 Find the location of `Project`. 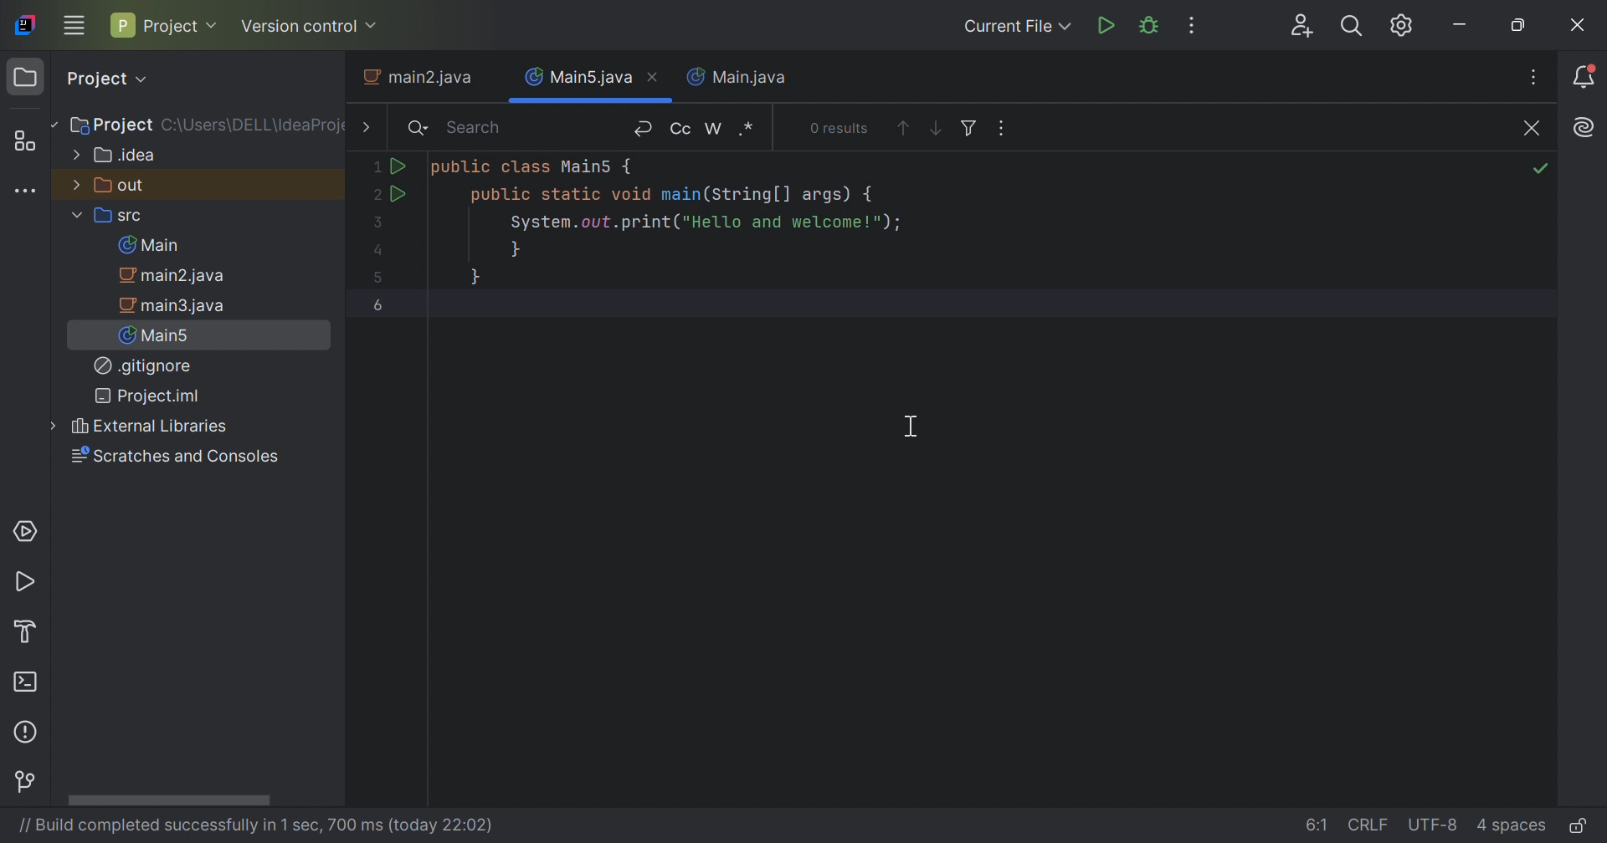

Project is located at coordinates (106, 79).